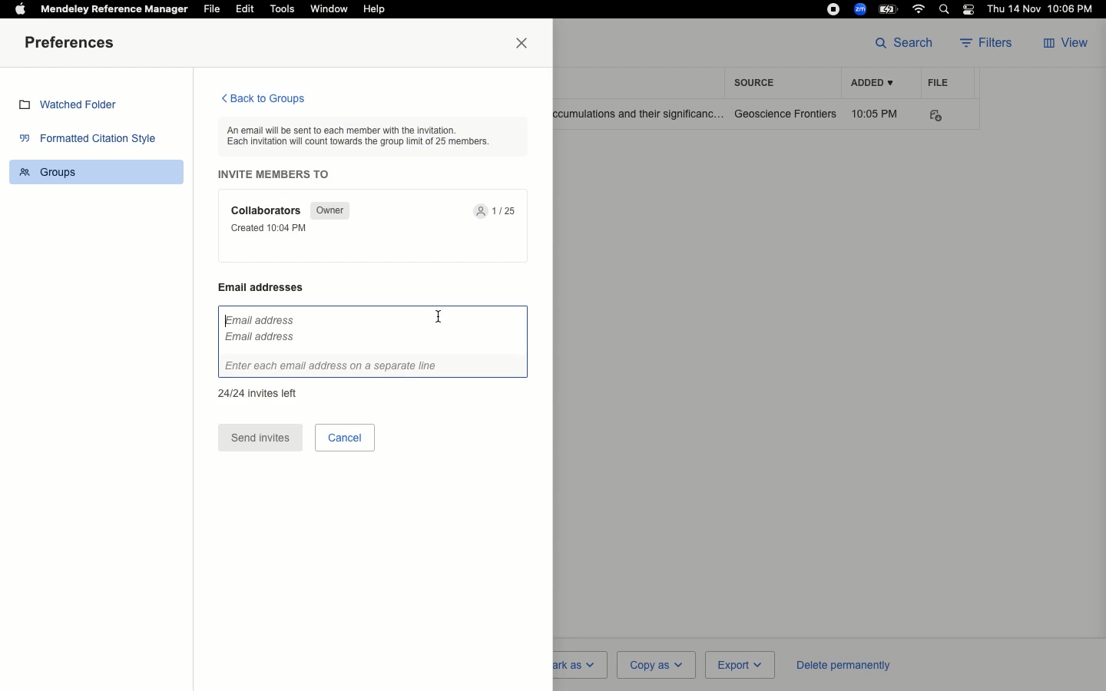 The height and width of the screenshot is (691, 1106). I want to click on Apple logo, so click(20, 8).